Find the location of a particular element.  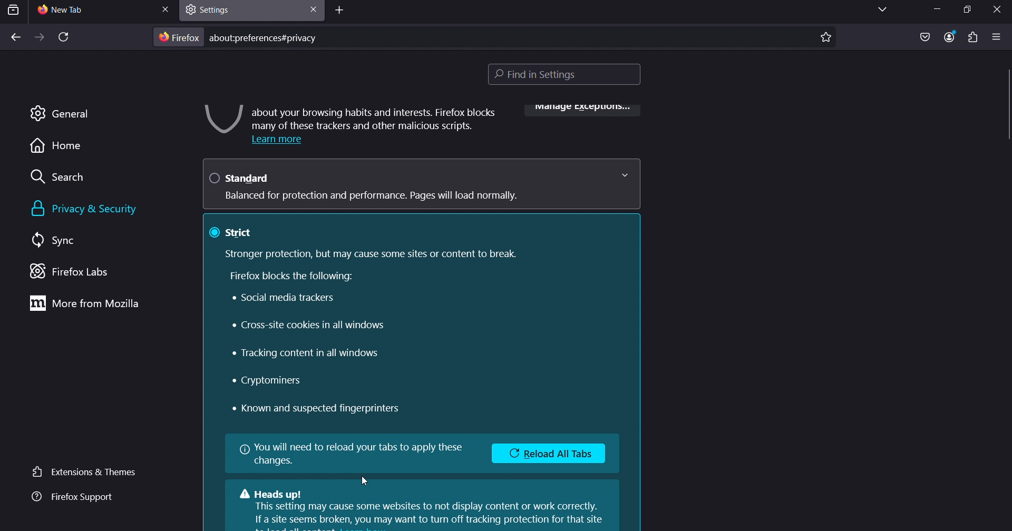

search is located at coordinates (63, 179).